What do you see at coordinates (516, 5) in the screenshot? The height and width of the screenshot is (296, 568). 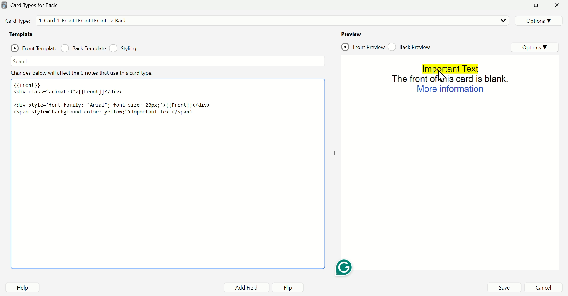 I see `Minimize` at bounding box center [516, 5].